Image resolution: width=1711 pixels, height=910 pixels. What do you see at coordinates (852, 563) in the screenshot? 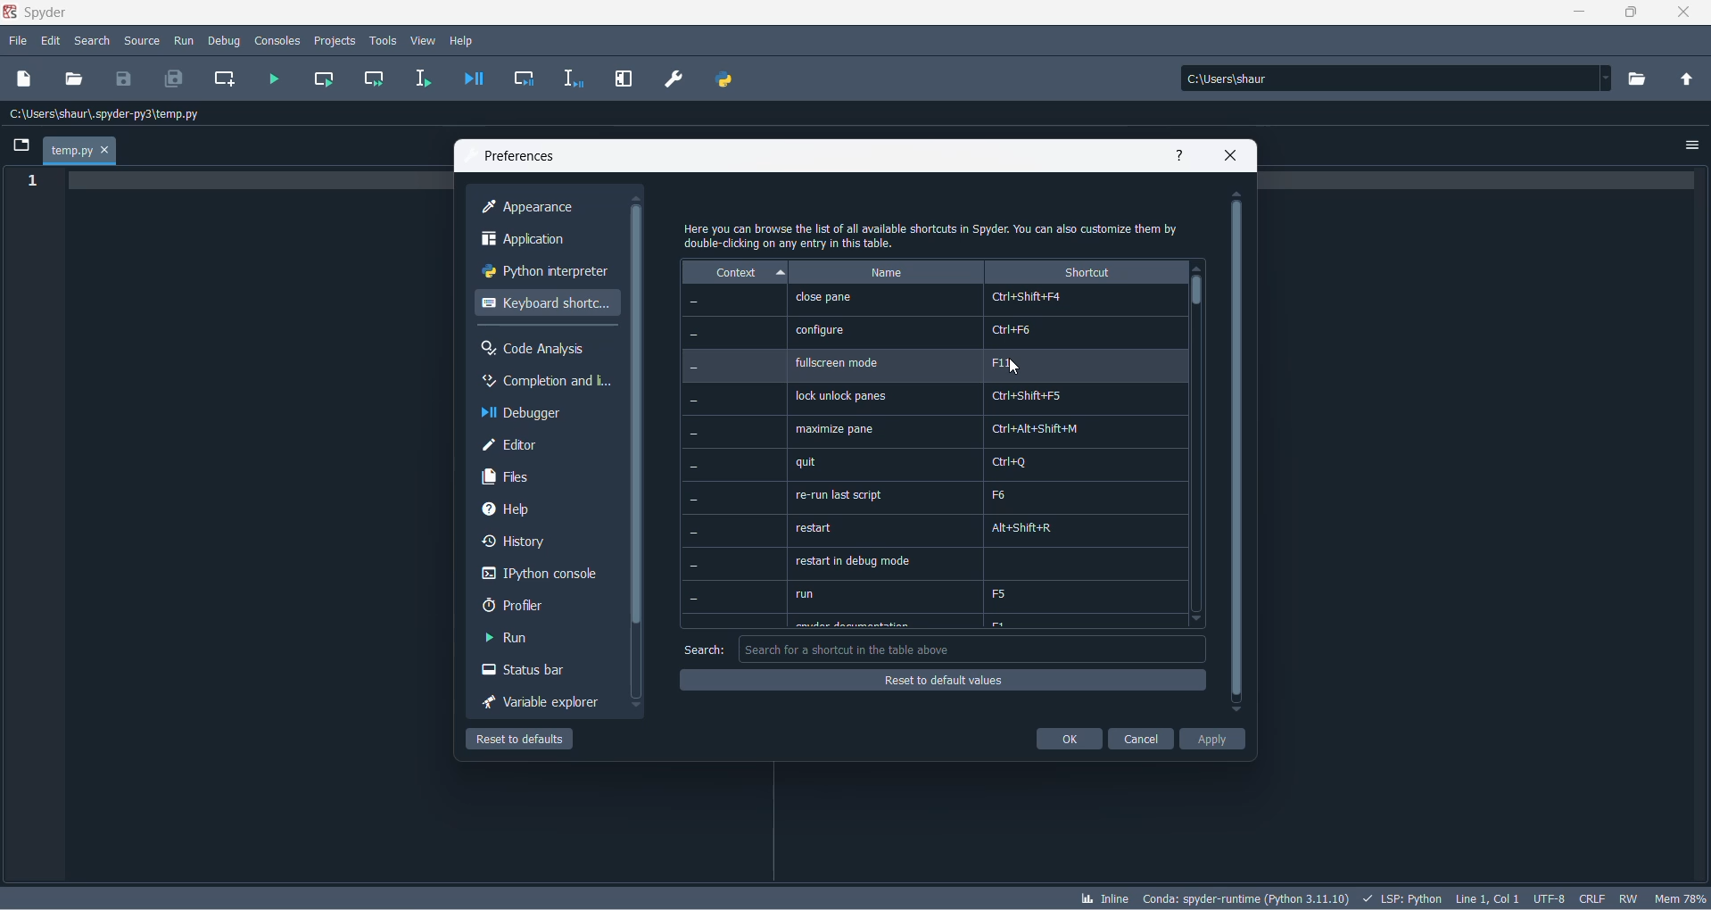
I see `restart in debug mode` at bounding box center [852, 563].